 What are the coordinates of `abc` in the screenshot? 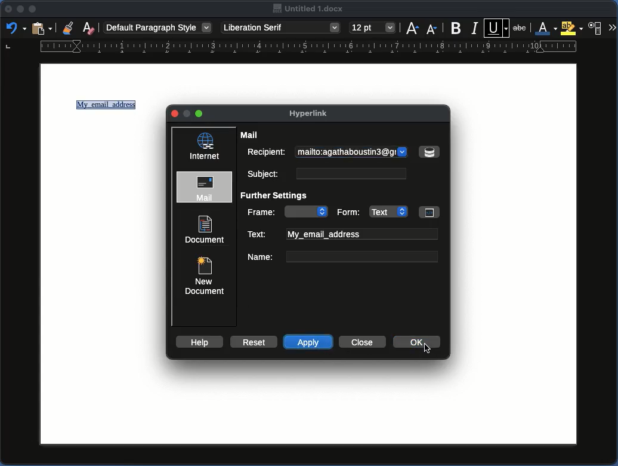 It's located at (521, 29).